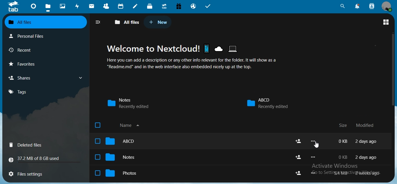  What do you see at coordinates (121, 6) in the screenshot?
I see `calendar` at bounding box center [121, 6].